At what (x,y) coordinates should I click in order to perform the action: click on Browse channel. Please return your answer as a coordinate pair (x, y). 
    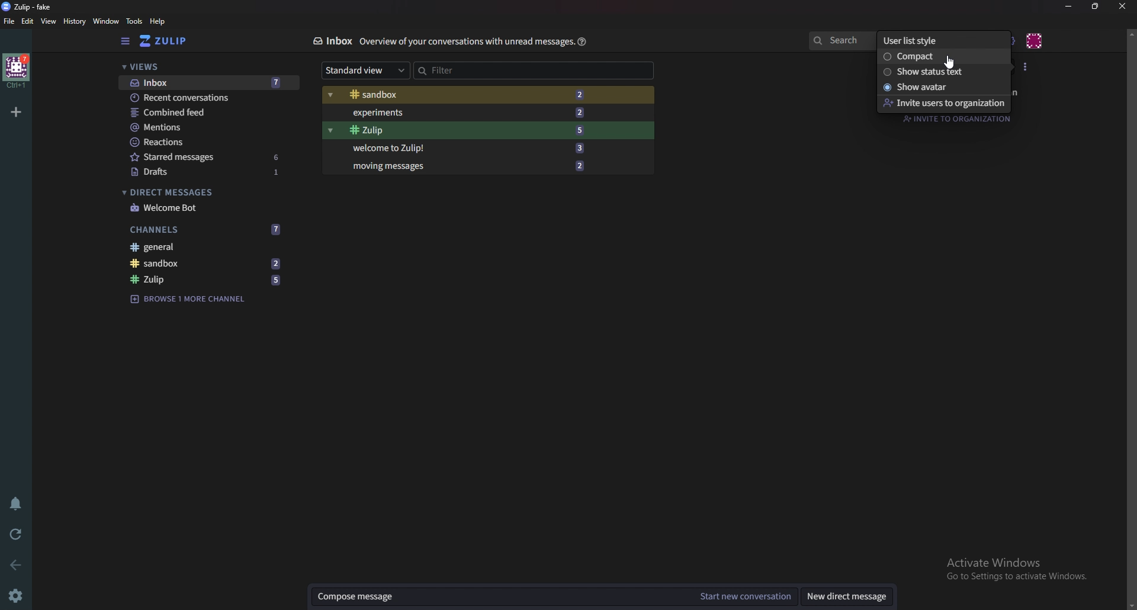
    Looking at the image, I should click on (195, 300).